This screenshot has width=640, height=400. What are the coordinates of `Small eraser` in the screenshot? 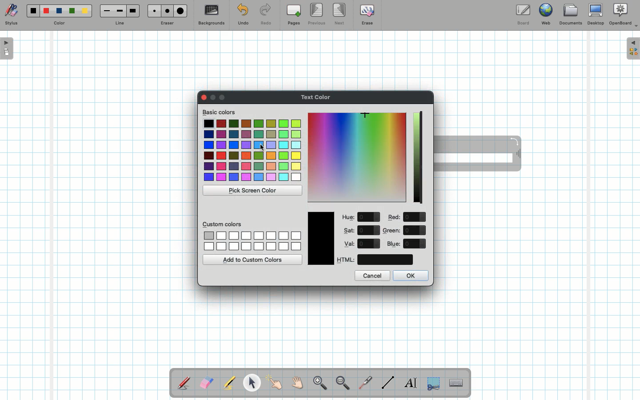 It's located at (152, 11).